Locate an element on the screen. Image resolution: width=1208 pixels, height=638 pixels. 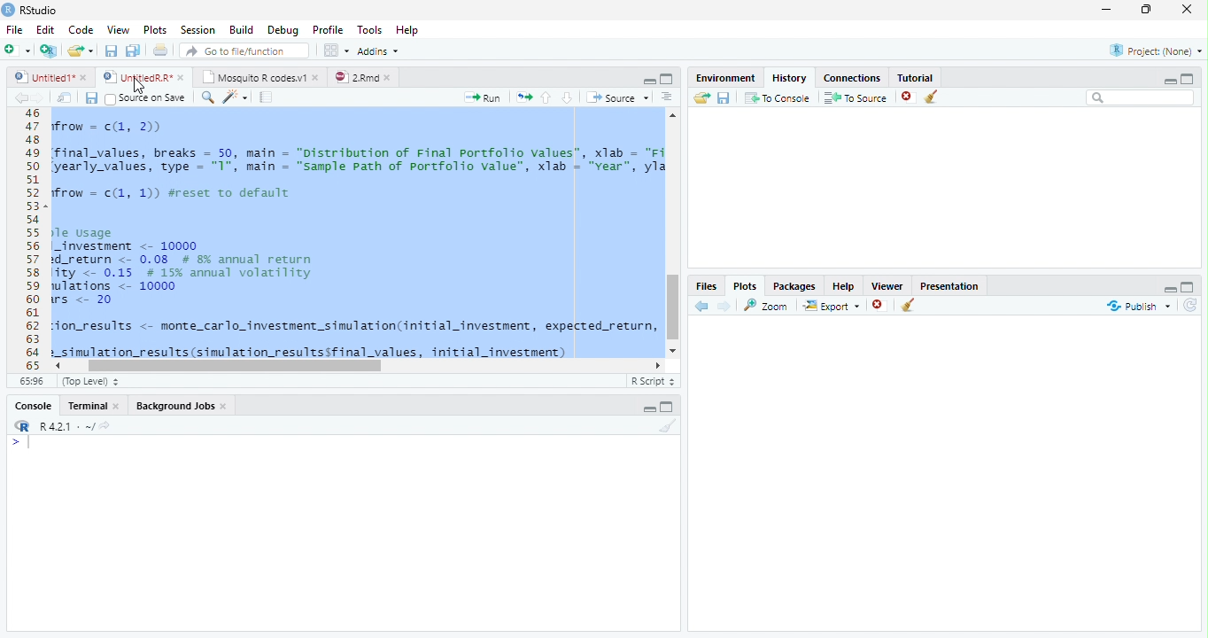
Code is located at coordinates (356, 234).